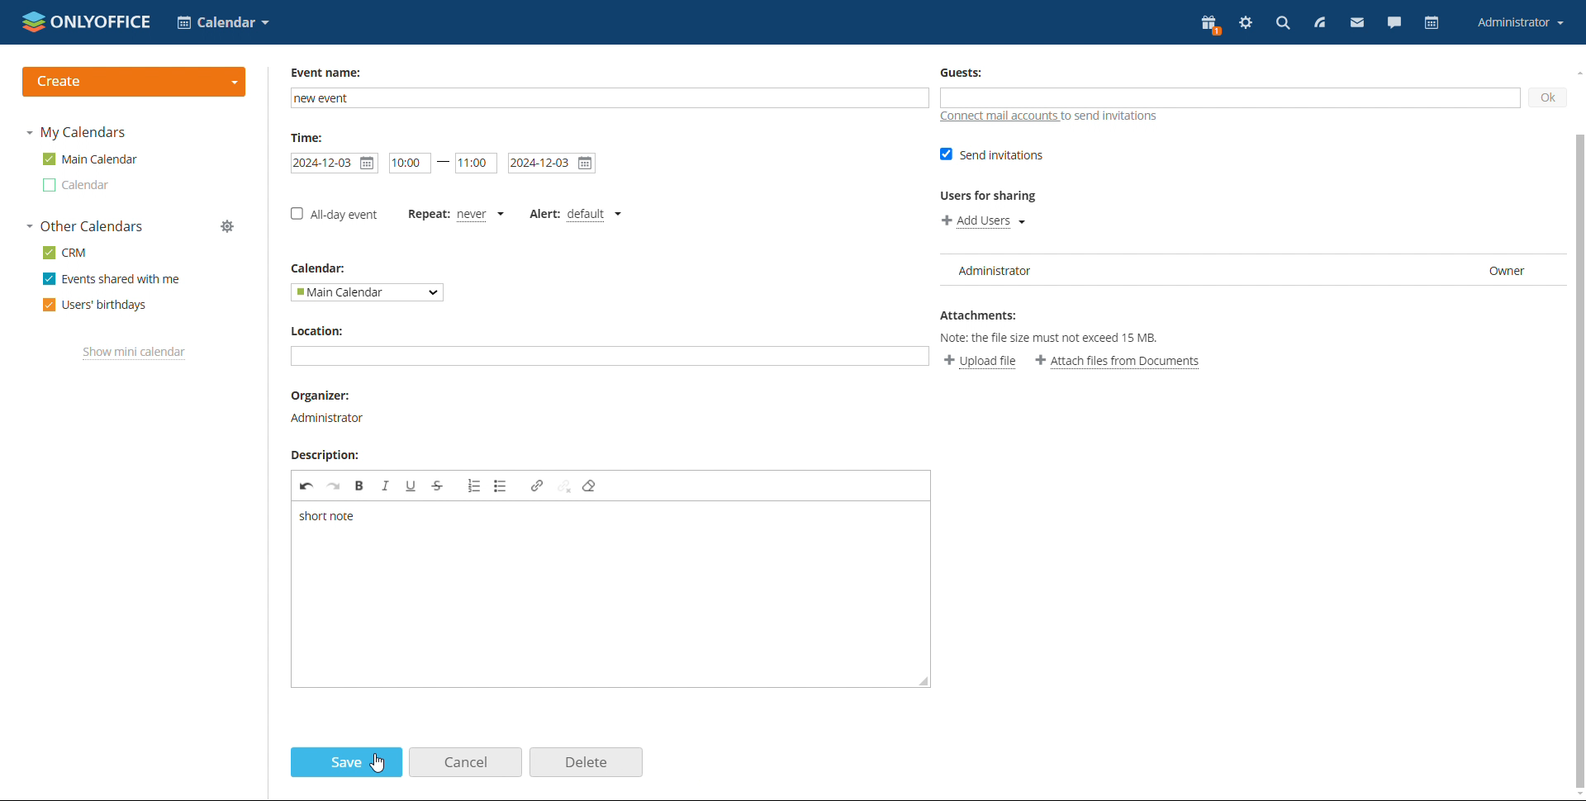 Image resolution: width=1586 pixels, height=801 pixels. I want to click on Description:, so click(334, 456).